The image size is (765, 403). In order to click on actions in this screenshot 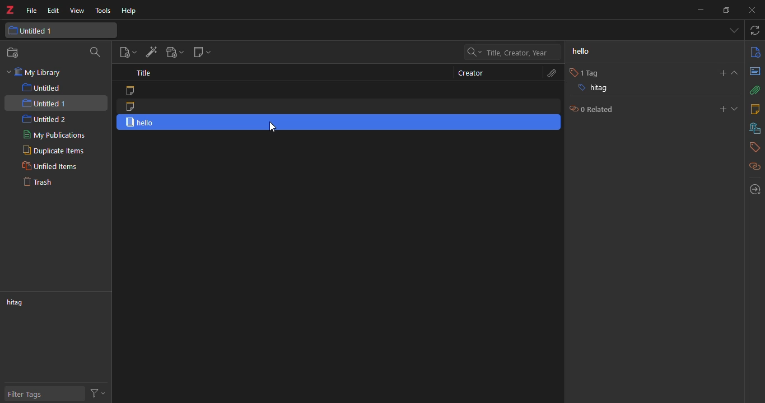, I will do `click(97, 392)`.